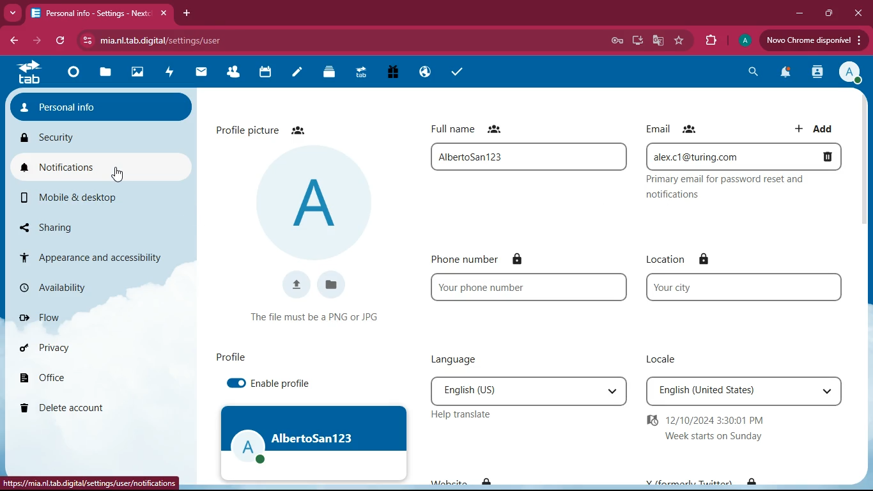 The width and height of the screenshot is (873, 491). I want to click on activity, so click(817, 74).